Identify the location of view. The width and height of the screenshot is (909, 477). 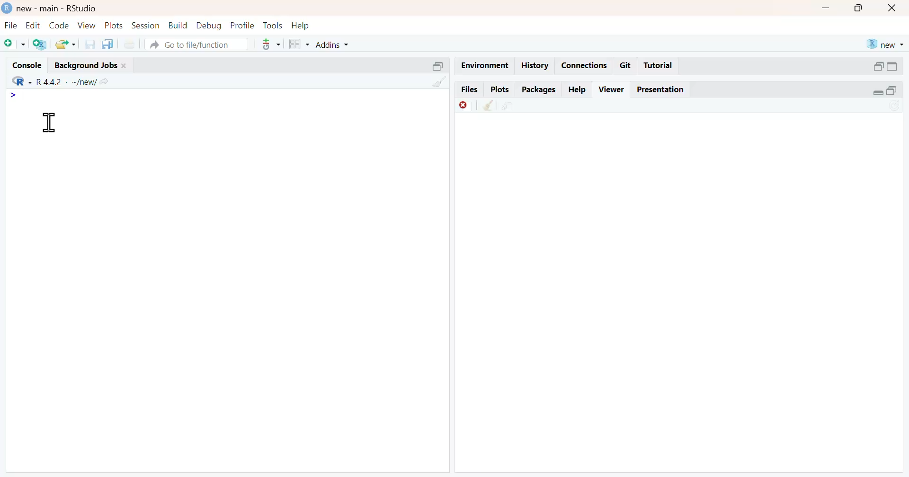
(87, 26).